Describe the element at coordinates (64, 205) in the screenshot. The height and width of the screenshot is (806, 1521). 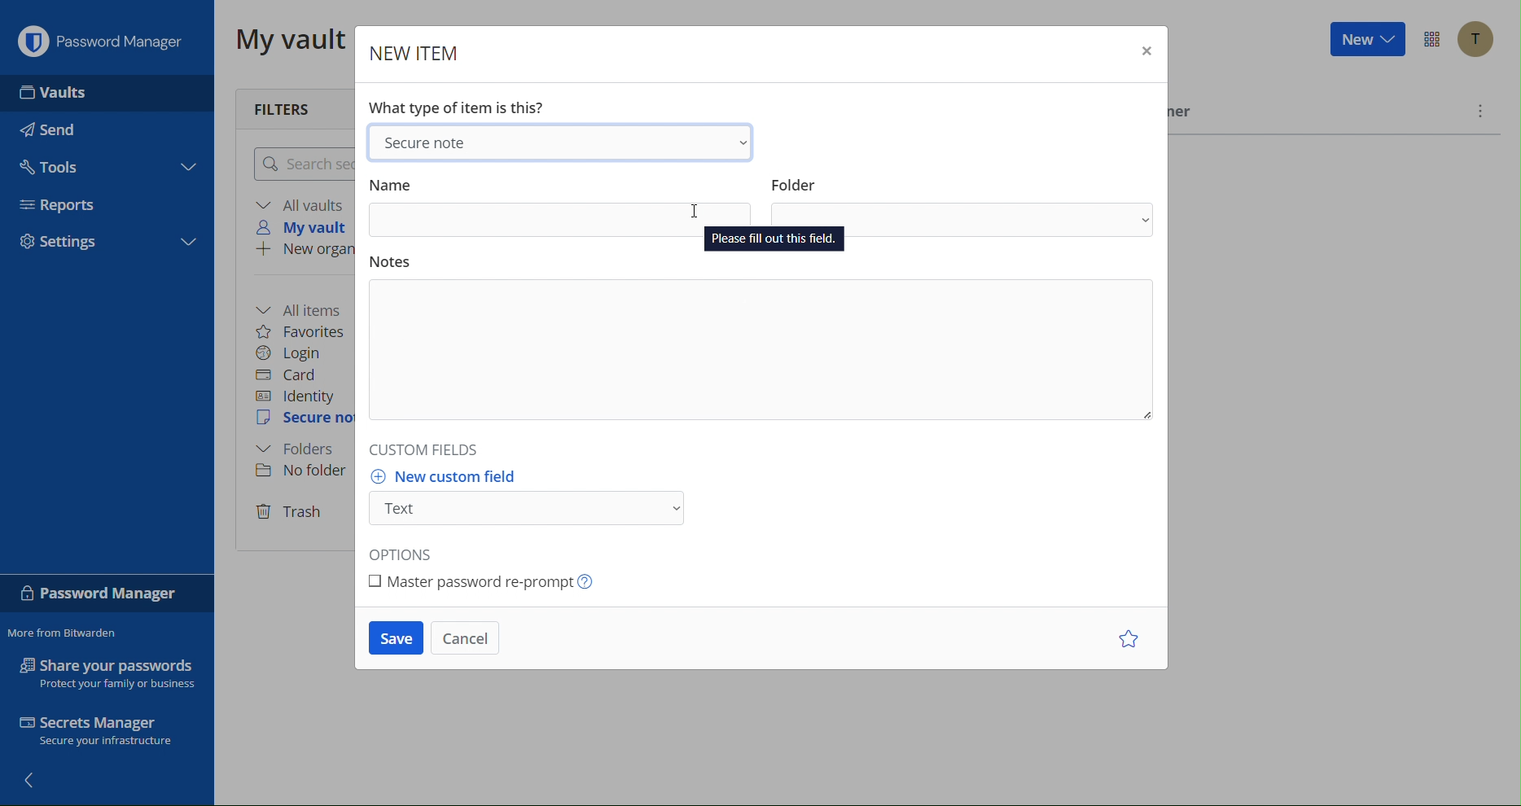
I see `Reports` at that location.